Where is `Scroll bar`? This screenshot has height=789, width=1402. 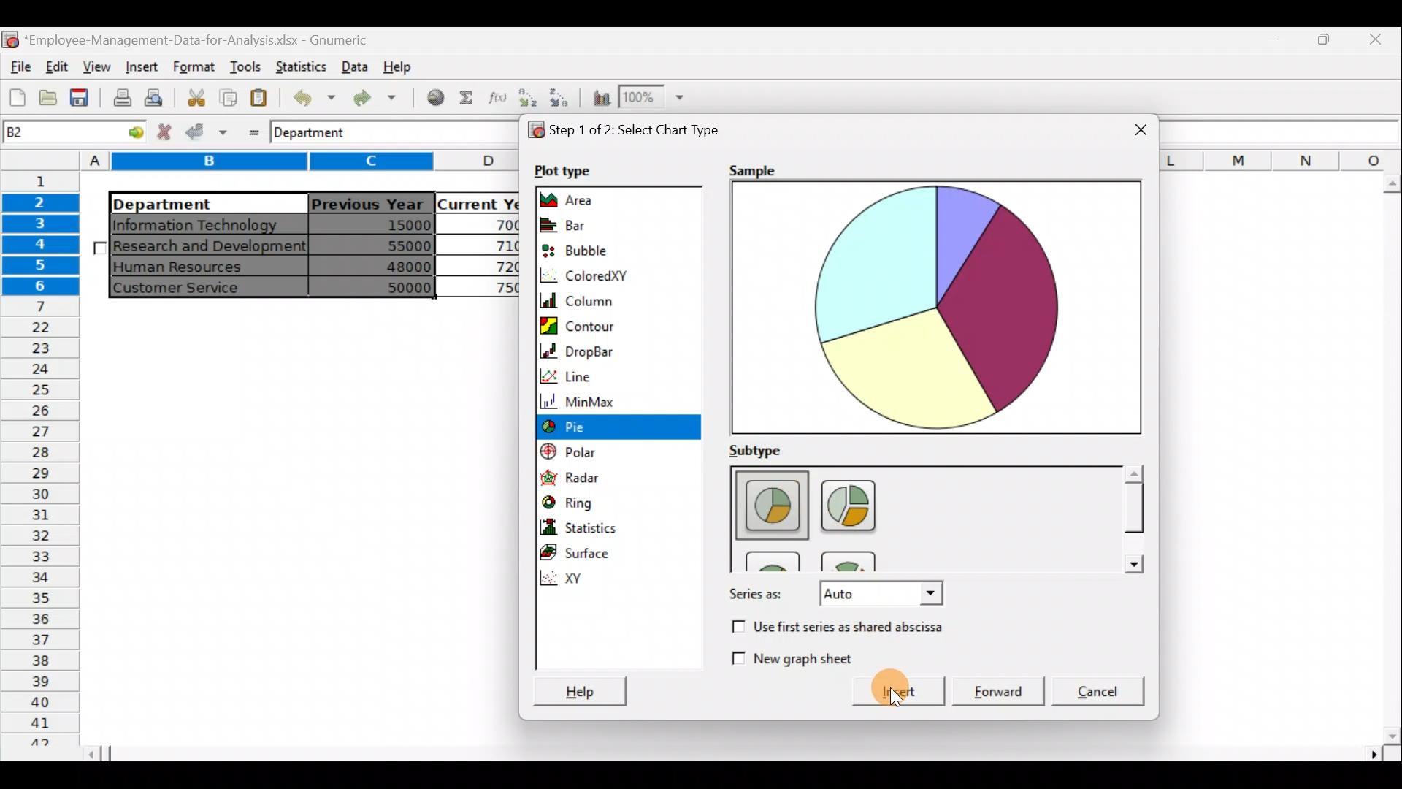
Scroll bar is located at coordinates (1132, 519).